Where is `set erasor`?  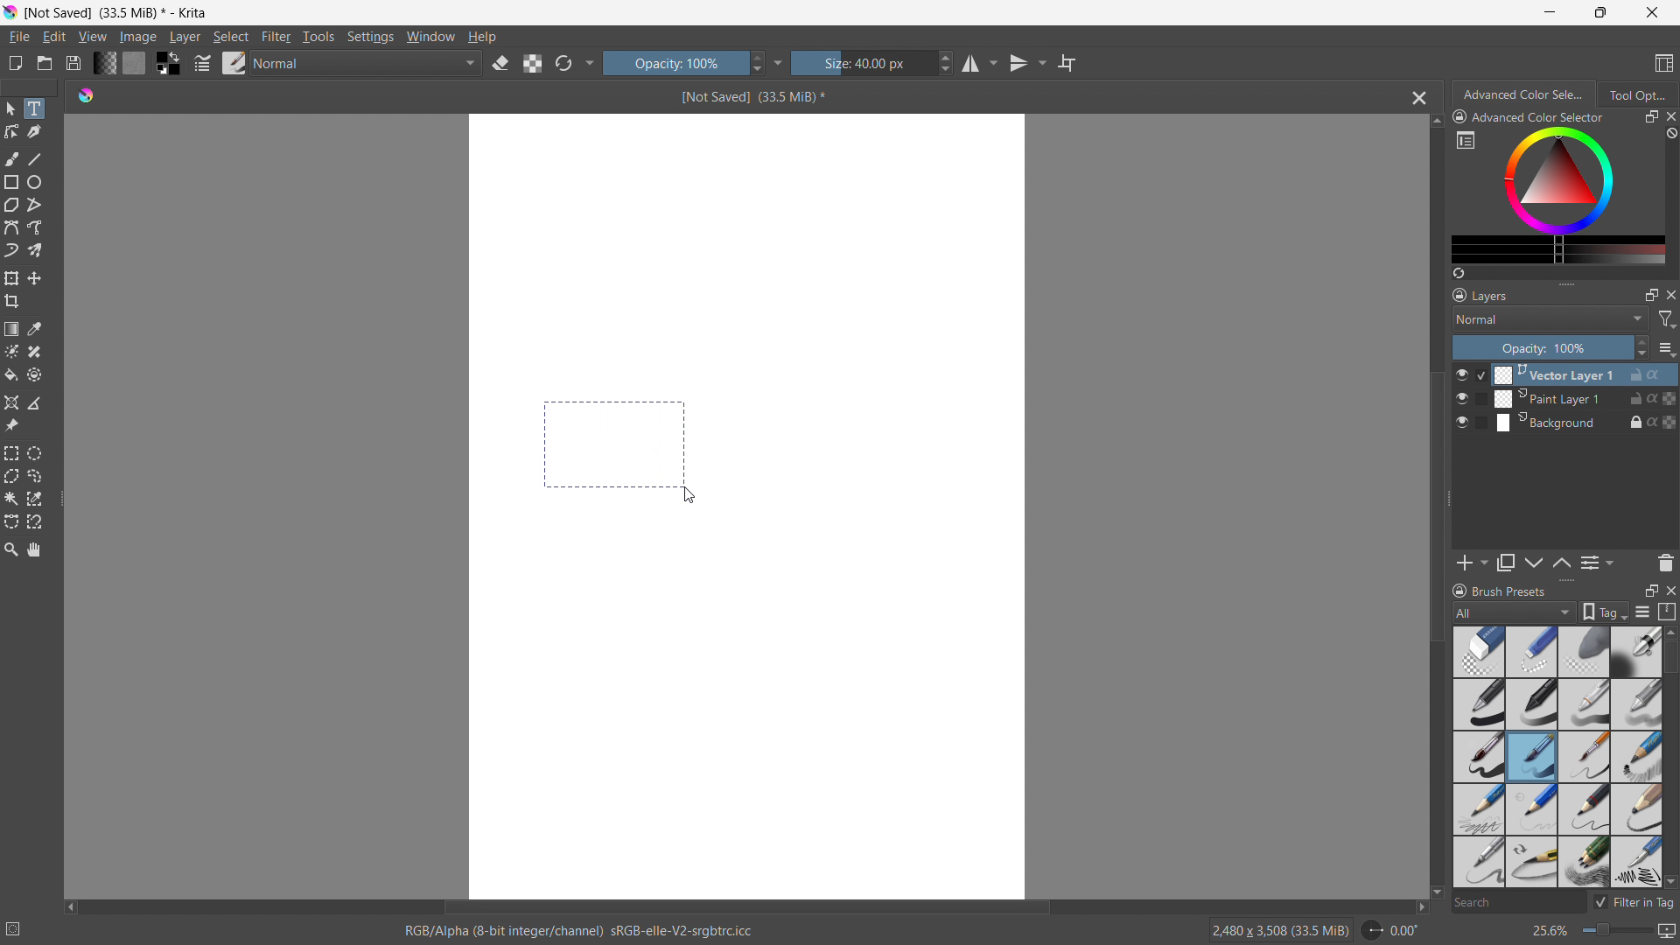 set erasor is located at coordinates (500, 64).